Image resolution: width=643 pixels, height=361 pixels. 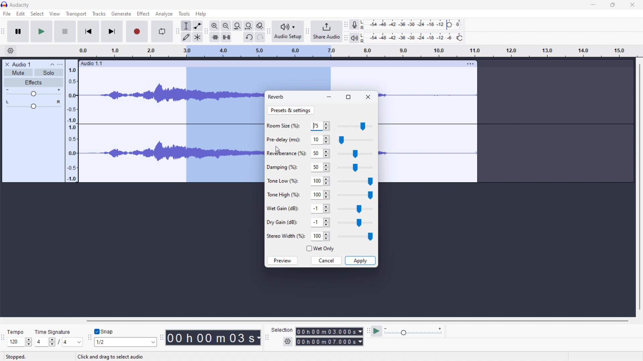 I want to click on more options, so click(x=62, y=63).